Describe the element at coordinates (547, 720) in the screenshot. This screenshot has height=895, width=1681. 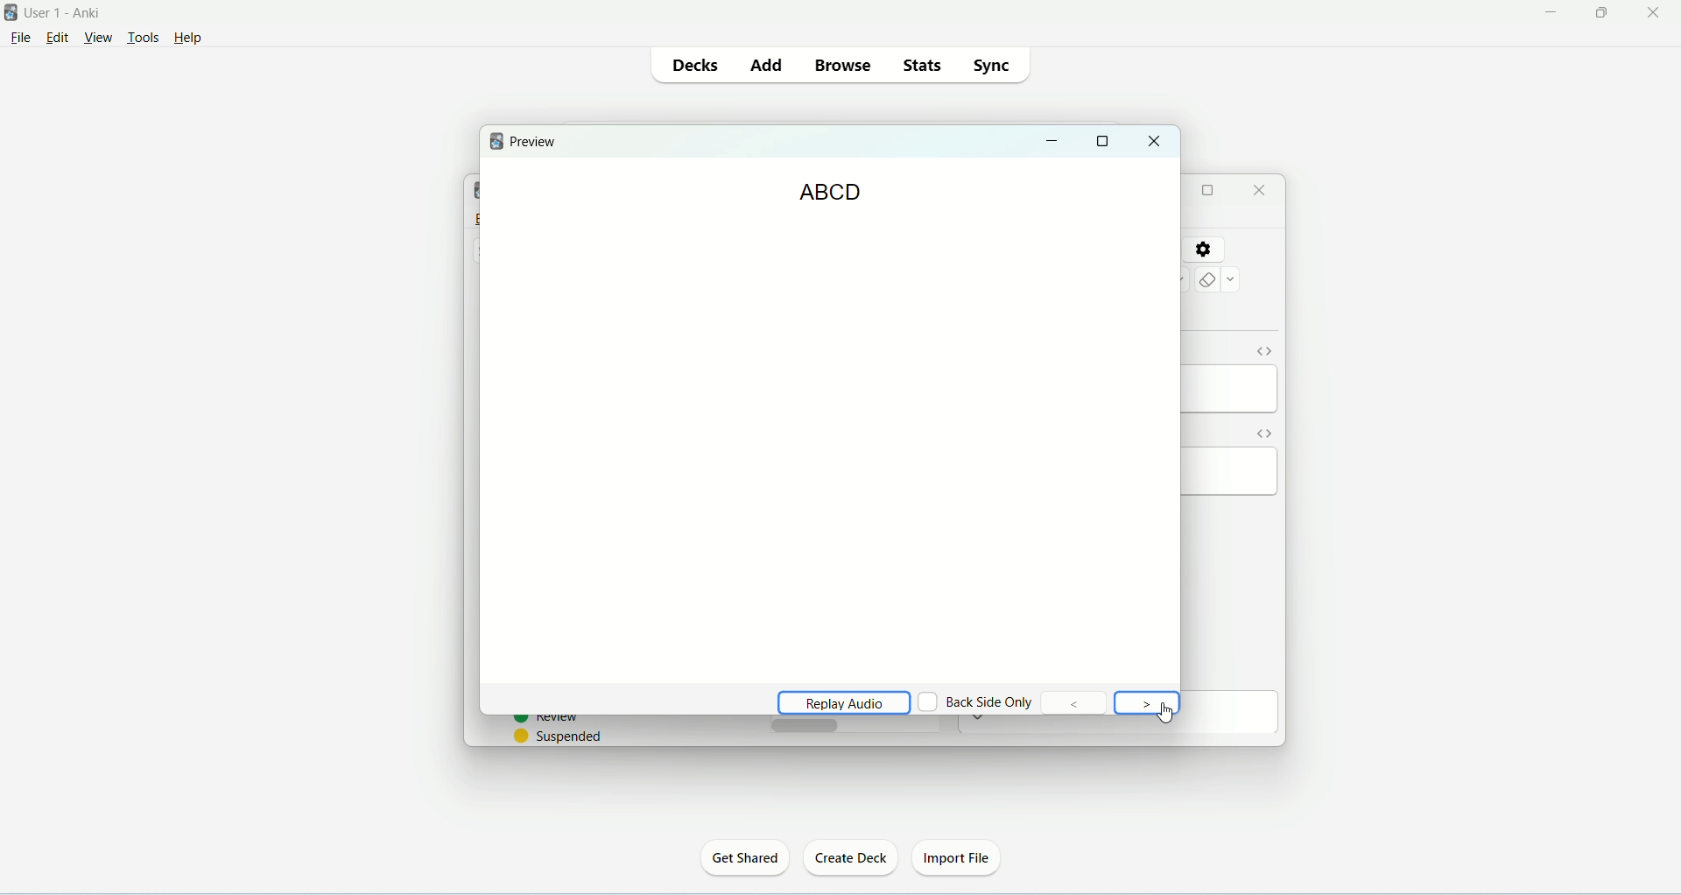
I see `review` at that location.